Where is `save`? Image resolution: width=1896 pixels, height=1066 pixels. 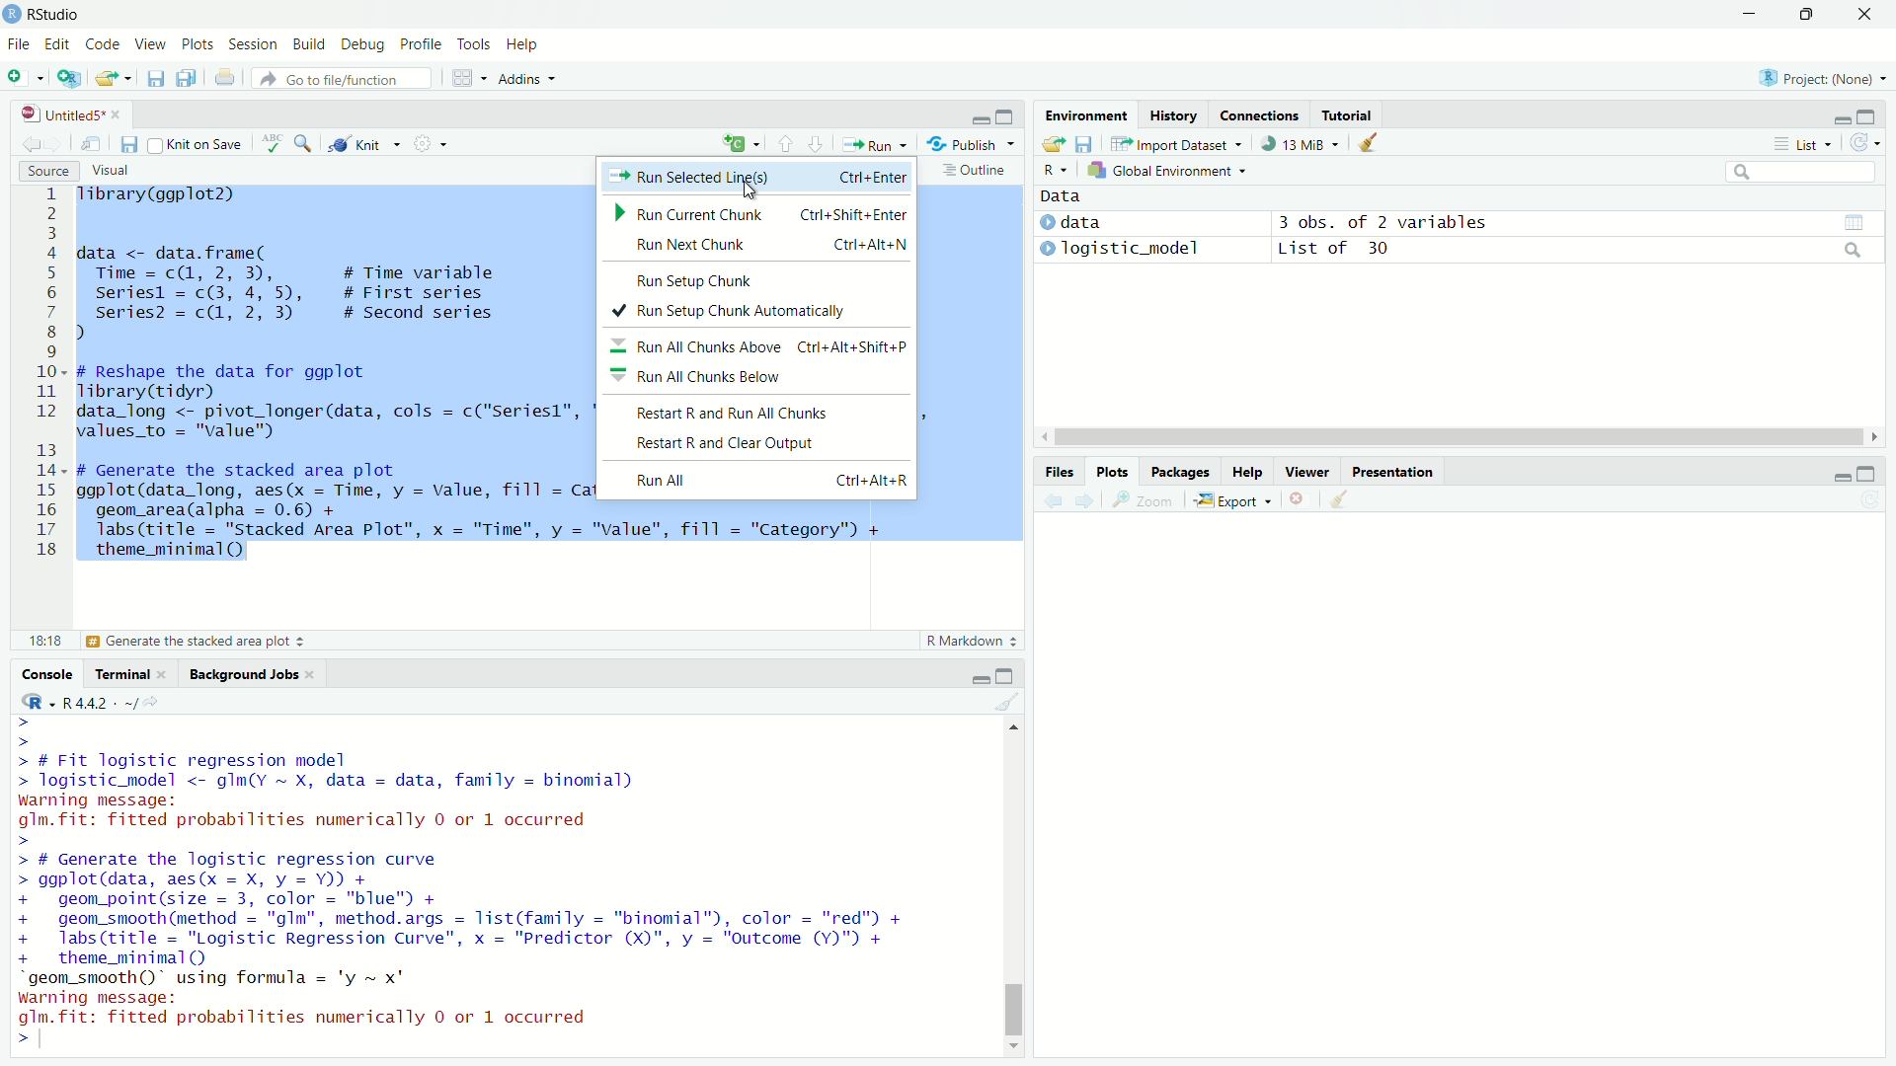
save is located at coordinates (154, 82).